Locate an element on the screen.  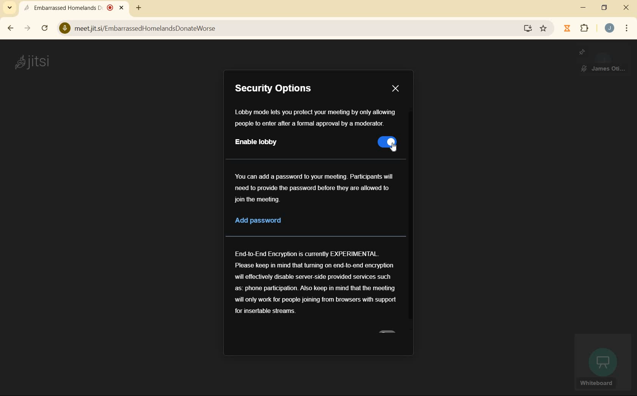
minimize is located at coordinates (584, 8).